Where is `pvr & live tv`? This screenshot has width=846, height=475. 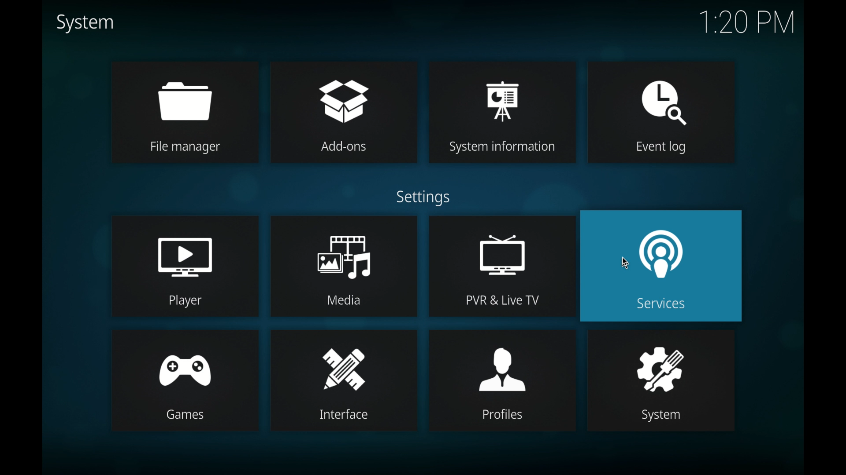 pvr & live tv is located at coordinates (501, 267).